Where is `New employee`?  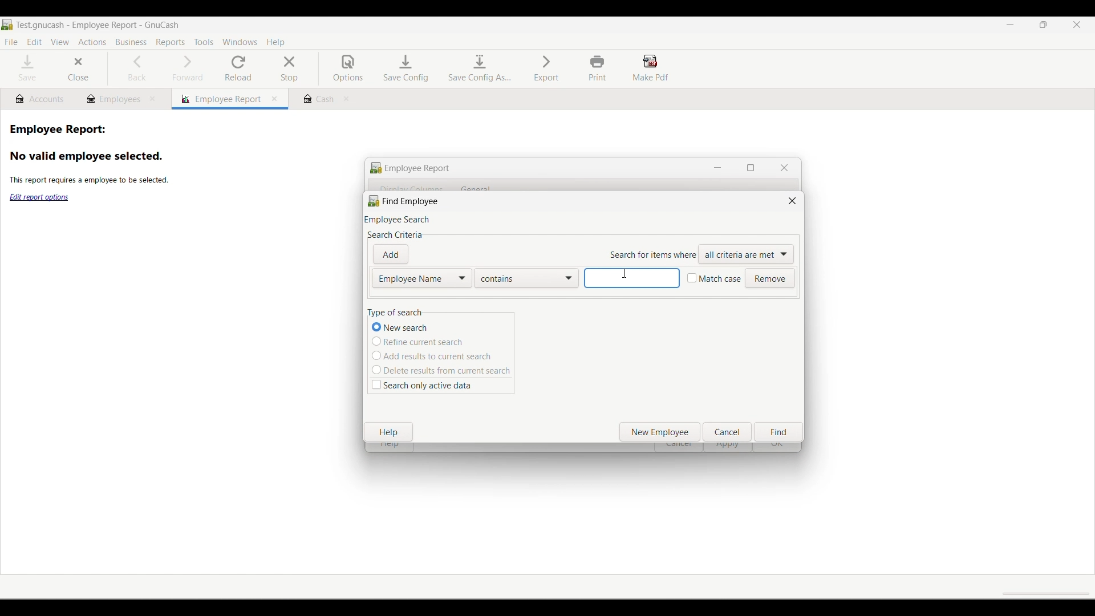
New employee is located at coordinates (660, 432).